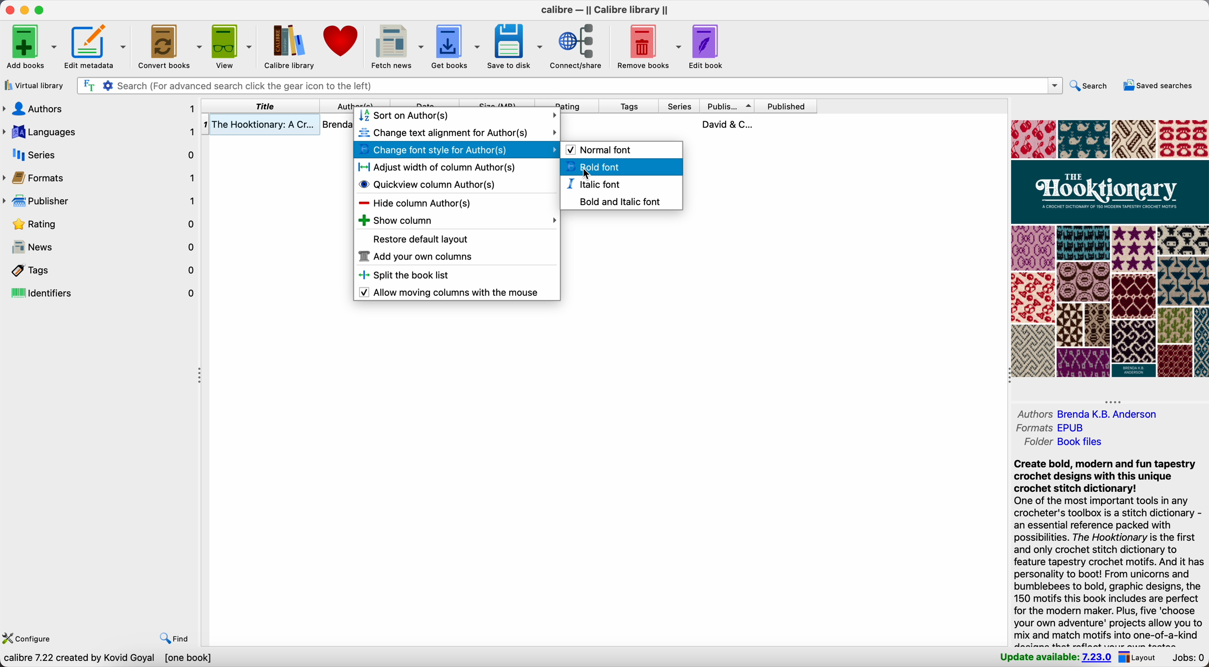  What do you see at coordinates (278, 126) in the screenshot?
I see `The Hooktionary book details` at bounding box center [278, 126].